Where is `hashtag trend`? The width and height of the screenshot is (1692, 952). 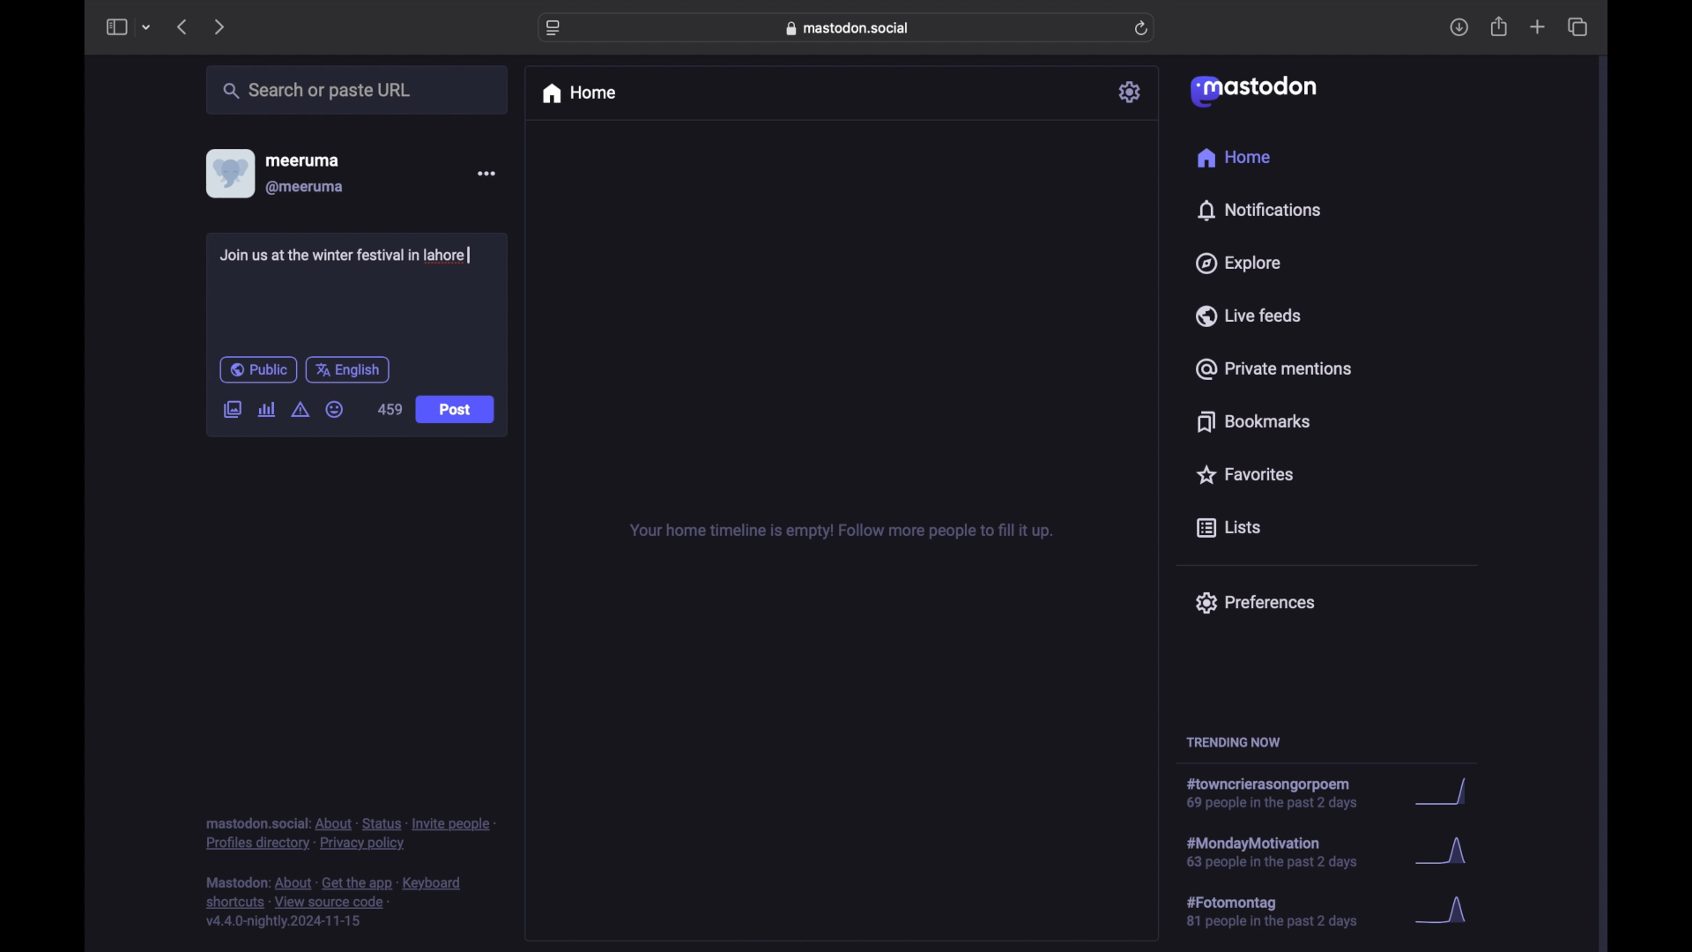
hashtag trend is located at coordinates (1284, 912).